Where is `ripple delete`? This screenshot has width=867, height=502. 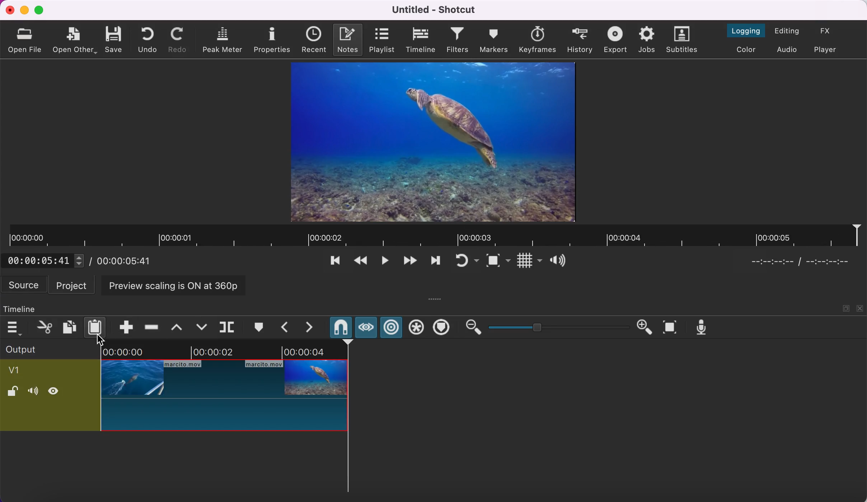
ripple delete is located at coordinates (150, 326).